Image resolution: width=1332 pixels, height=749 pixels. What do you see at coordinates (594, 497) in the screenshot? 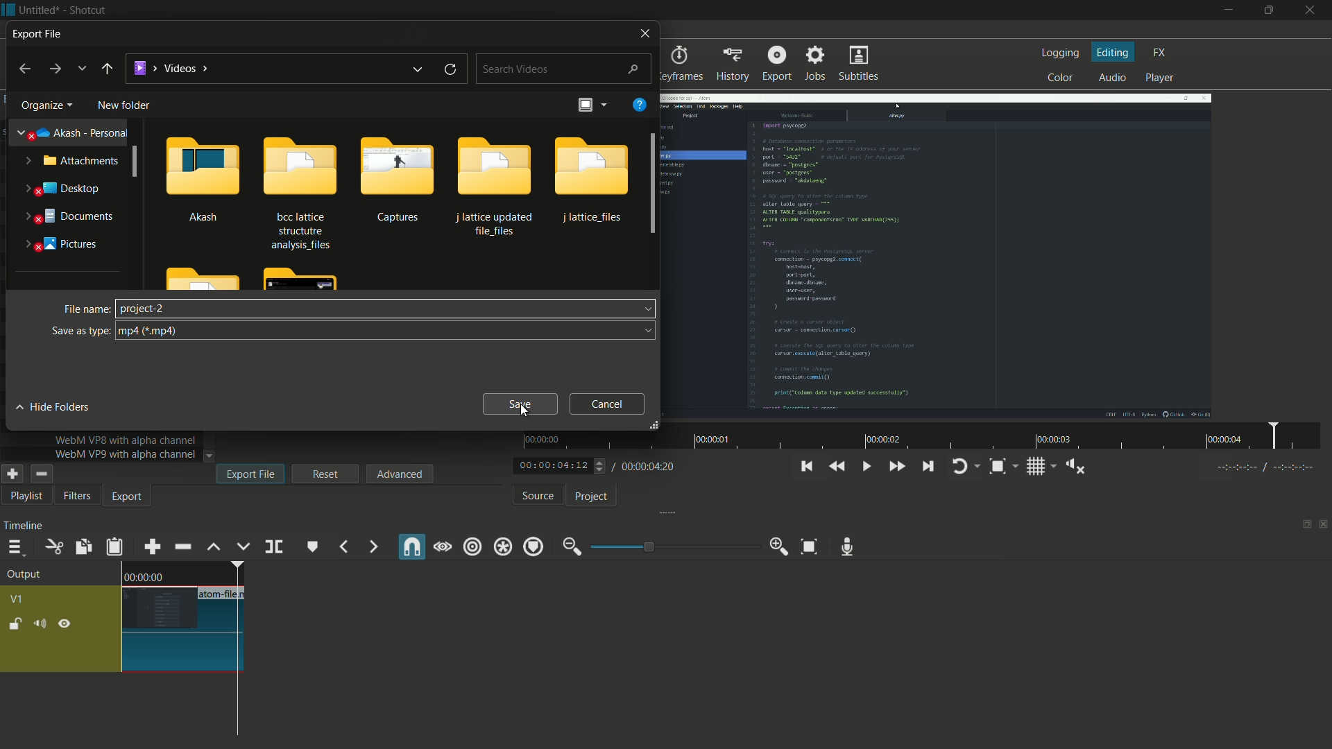
I see `project` at bounding box center [594, 497].